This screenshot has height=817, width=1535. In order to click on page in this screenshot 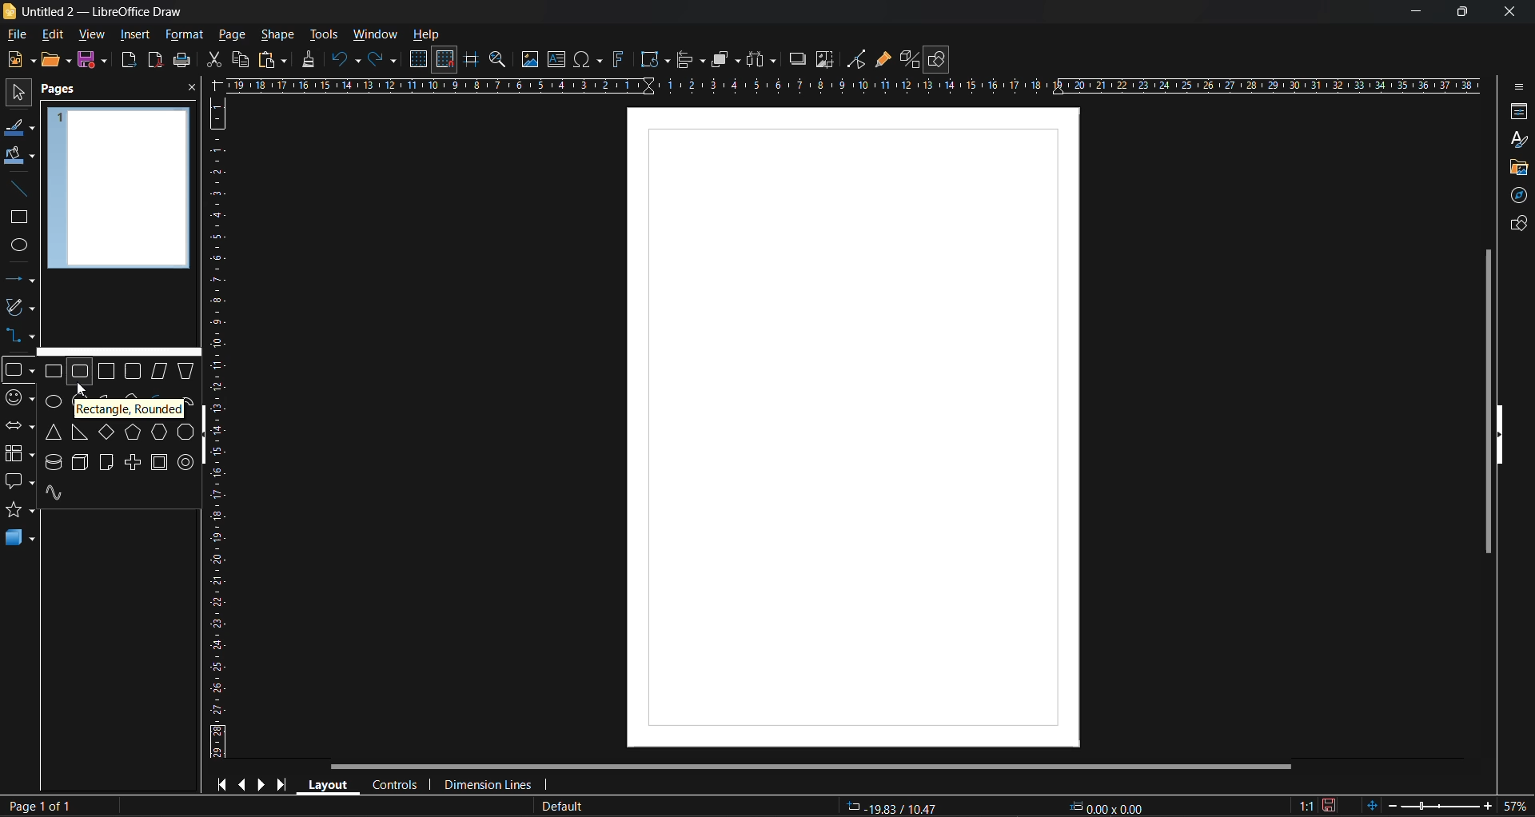, I will do `click(233, 34)`.